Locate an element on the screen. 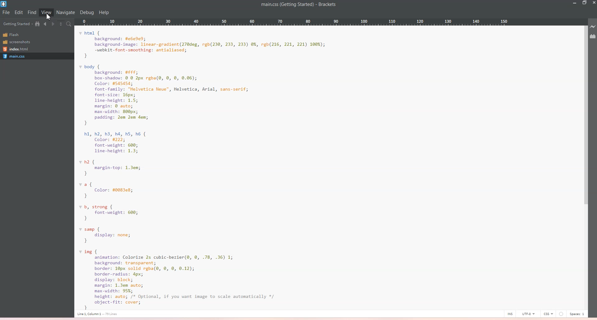 The width and height of the screenshot is (597, 320). Split the view vertically and Horizontally is located at coordinates (61, 24).